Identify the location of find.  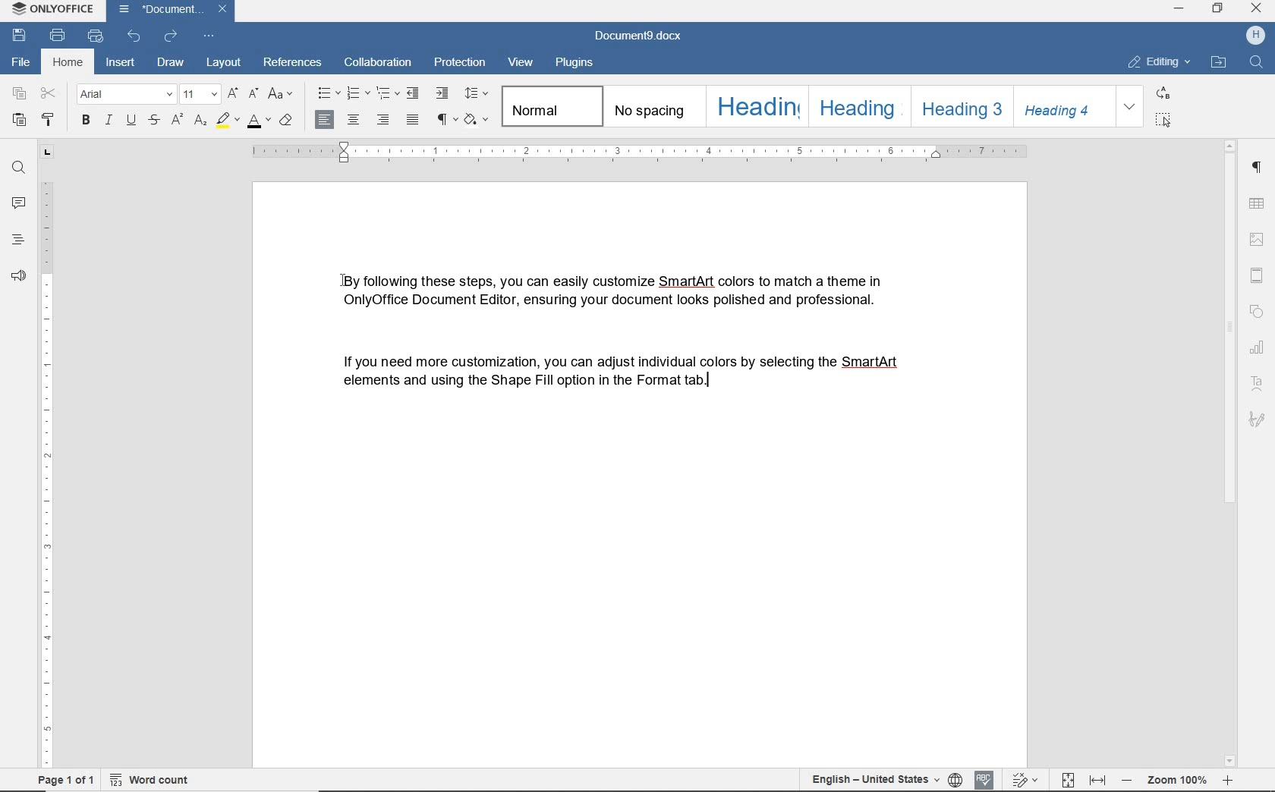
(1258, 64).